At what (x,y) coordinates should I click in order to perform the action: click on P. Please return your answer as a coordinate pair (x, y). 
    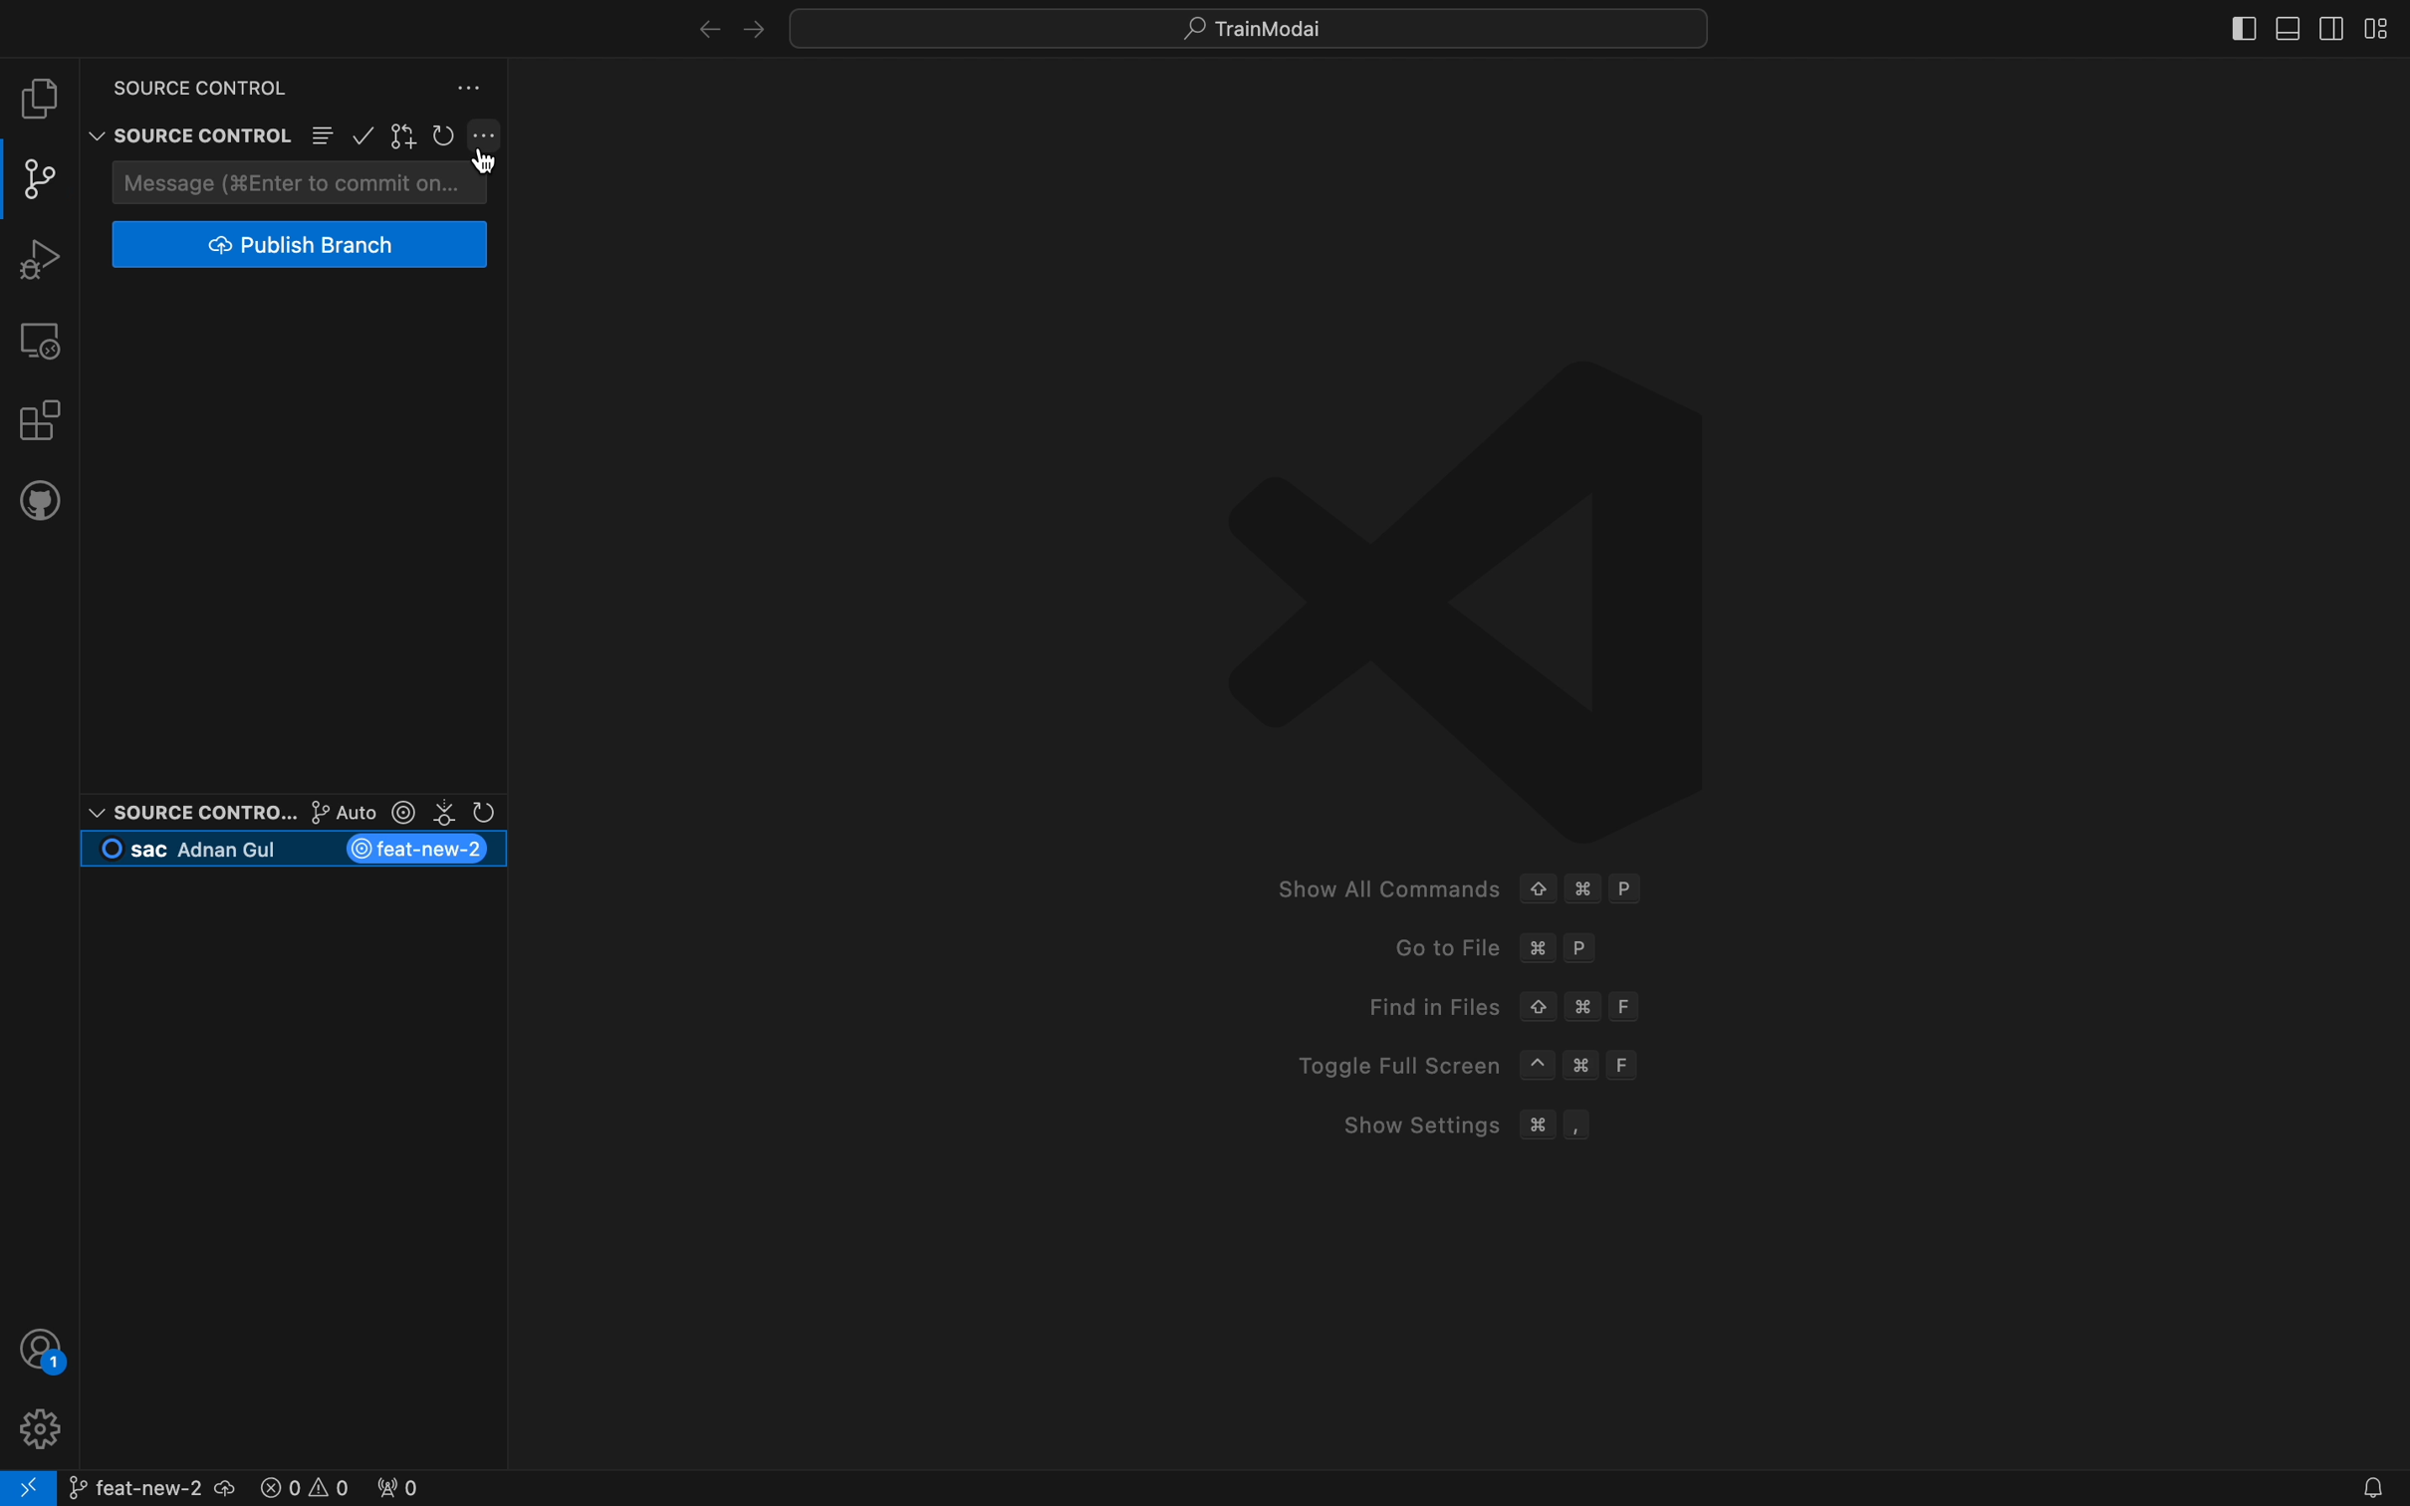
    Looking at the image, I should click on (1585, 950).